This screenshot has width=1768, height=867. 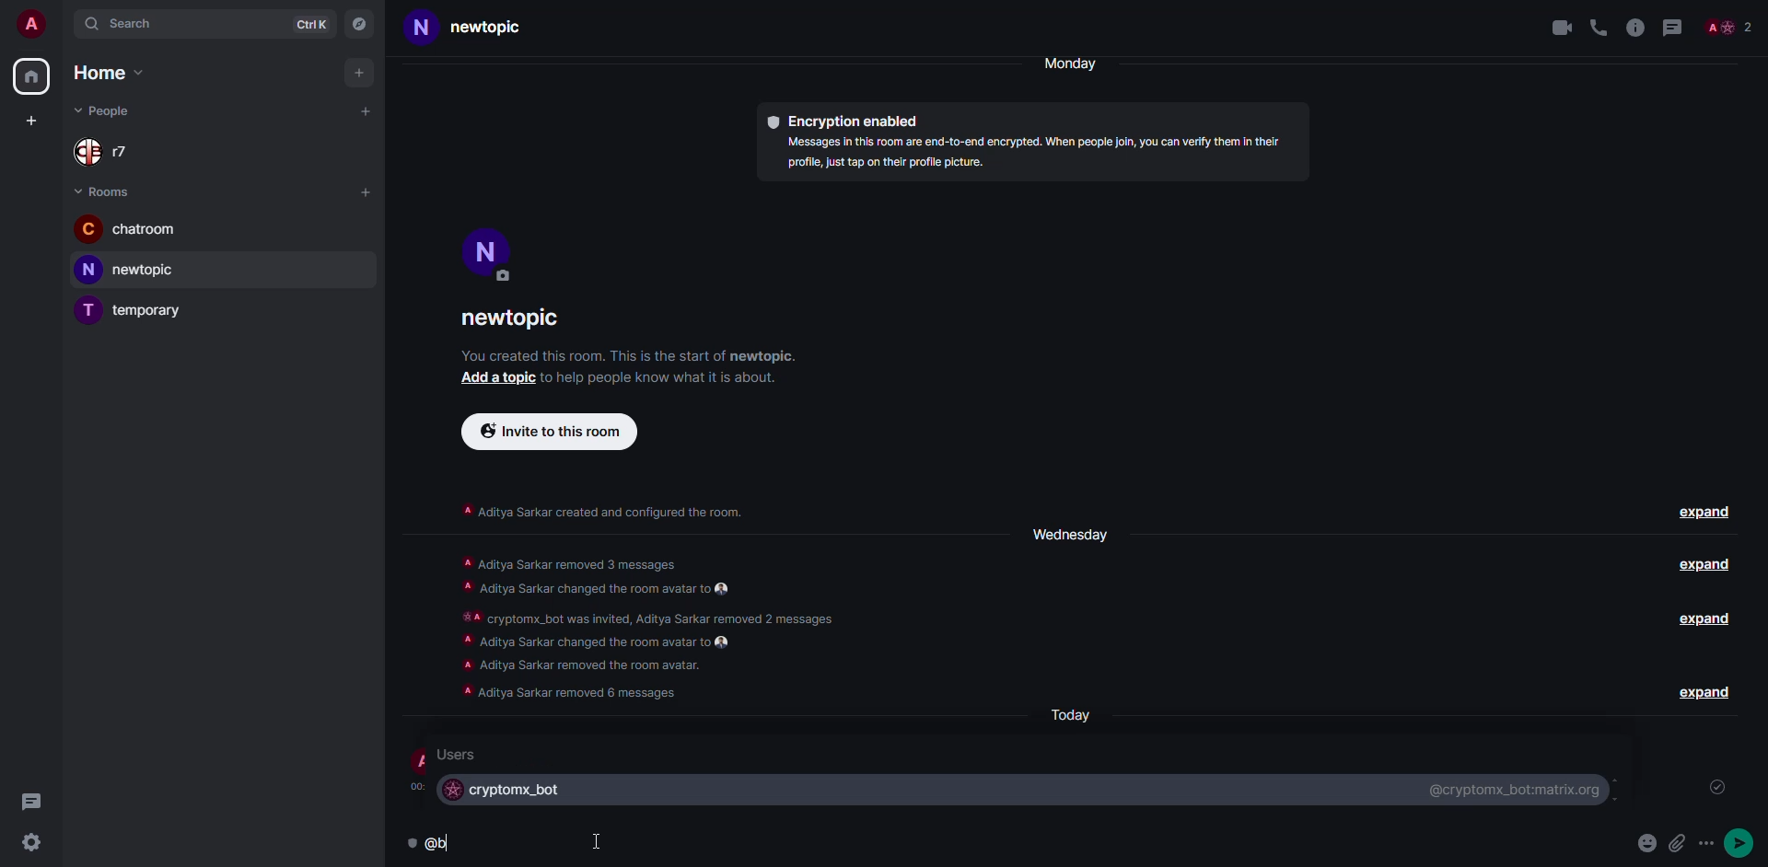 What do you see at coordinates (1710, 843) in the screenshot?
I see `more` at bounding box center [1710, 843].